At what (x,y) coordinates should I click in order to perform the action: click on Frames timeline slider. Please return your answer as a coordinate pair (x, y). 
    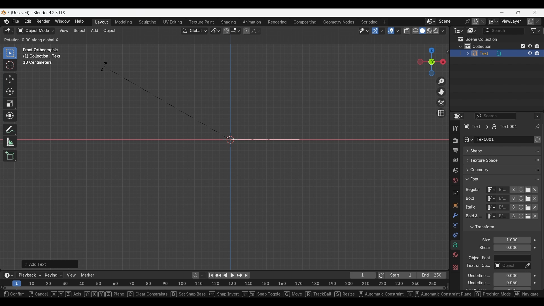
    Looking at the image, I should click on (224, 288).